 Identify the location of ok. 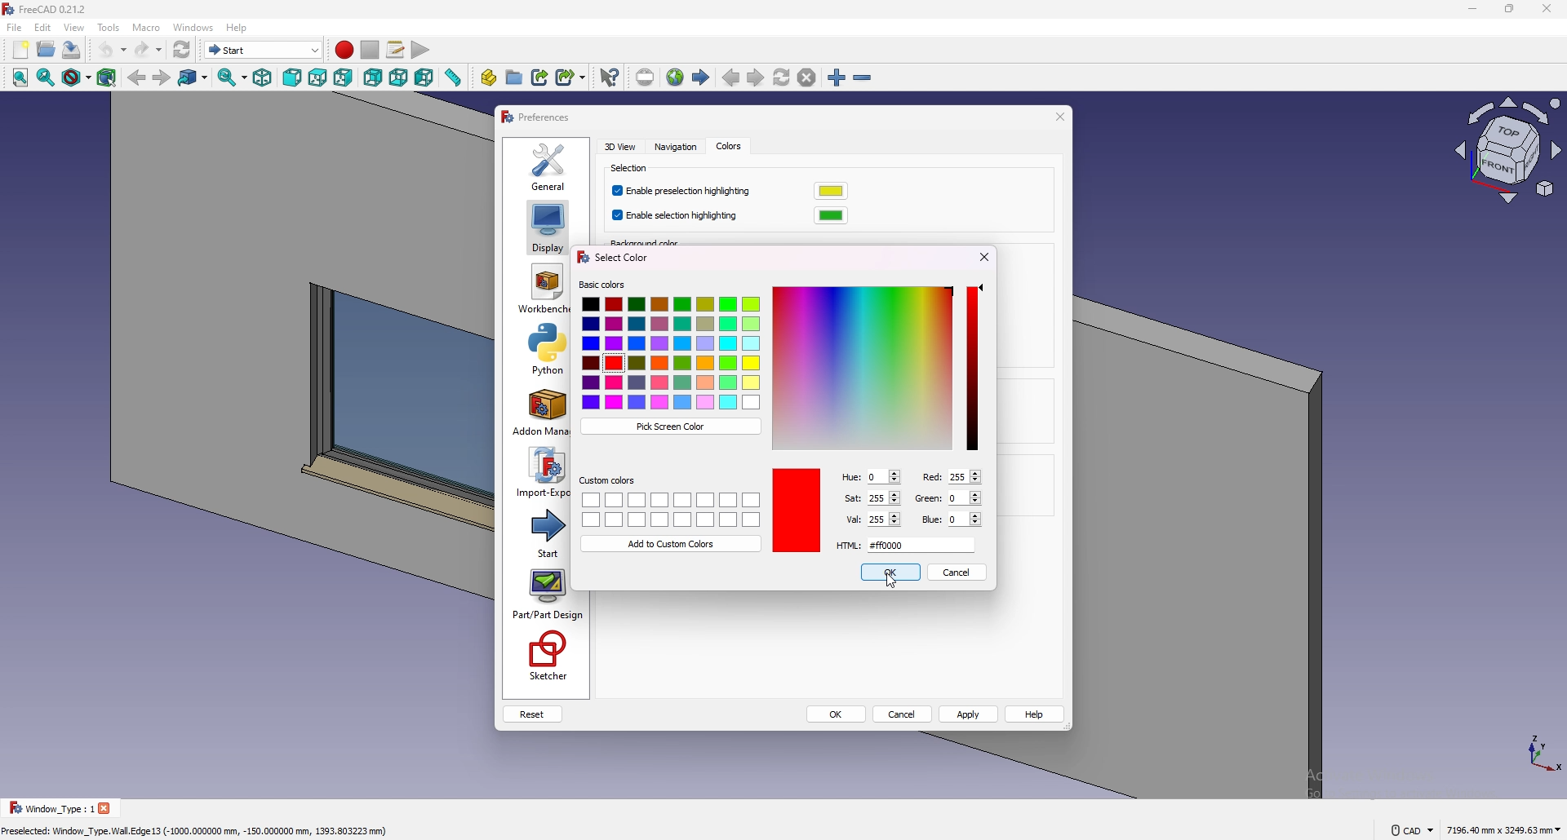
(837, 715).